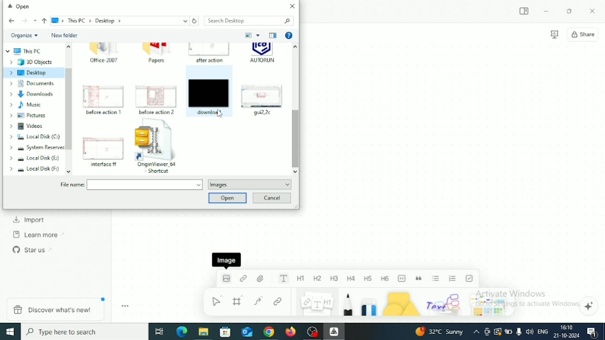 This screenshot has height=340, width=605. Describe the element at coordinates (32, 84) in the screenshot. I see `Documents` at that location.